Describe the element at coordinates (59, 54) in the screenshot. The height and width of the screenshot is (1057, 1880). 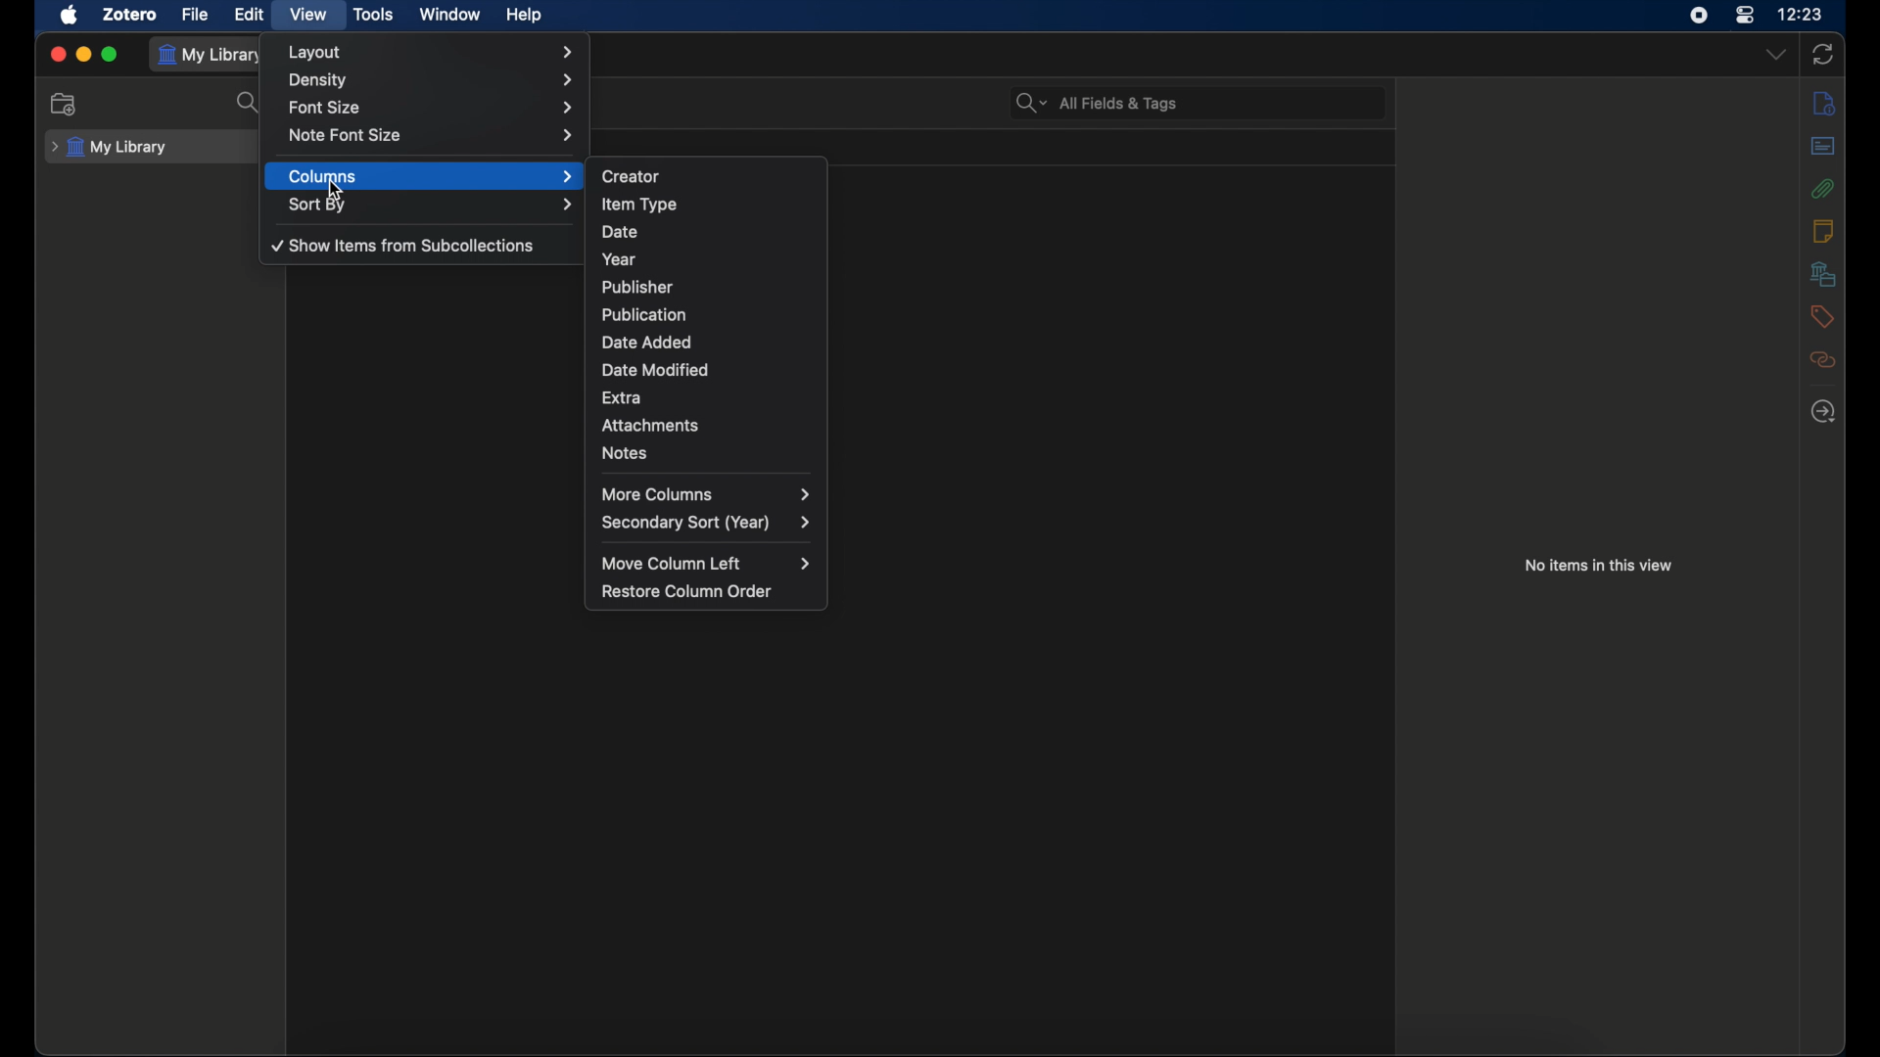
I see `close` at that location.